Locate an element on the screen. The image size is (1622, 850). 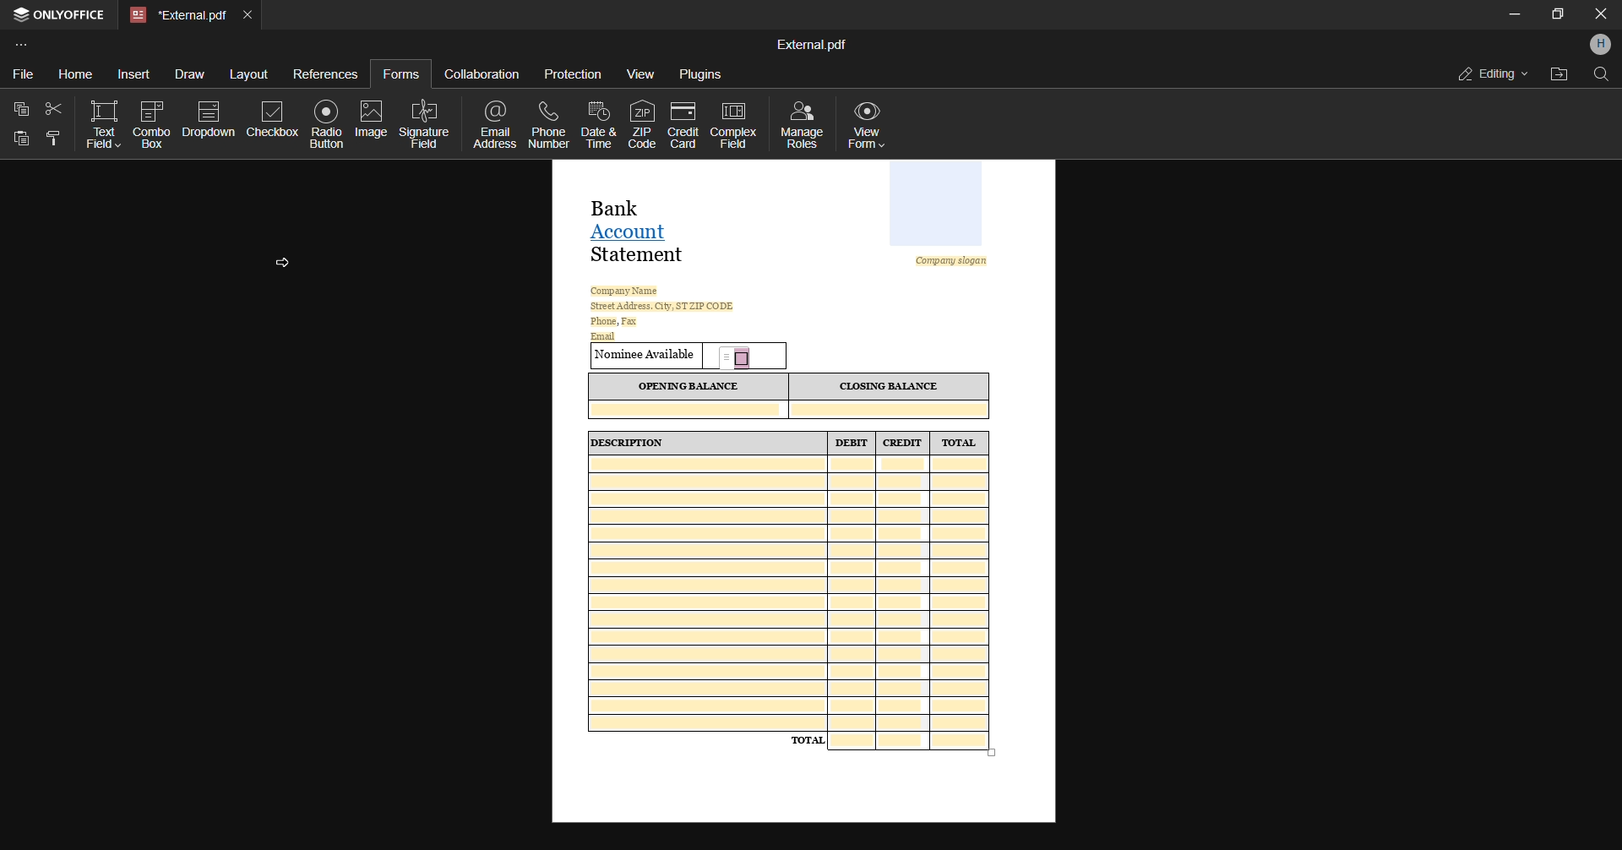
insert is located at coordinates (129, 74).